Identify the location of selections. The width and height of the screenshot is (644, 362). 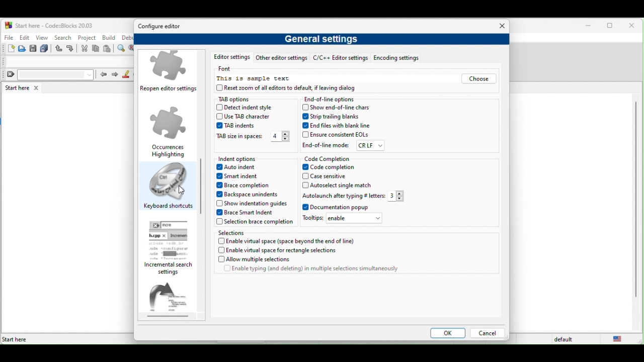
(250, 232).